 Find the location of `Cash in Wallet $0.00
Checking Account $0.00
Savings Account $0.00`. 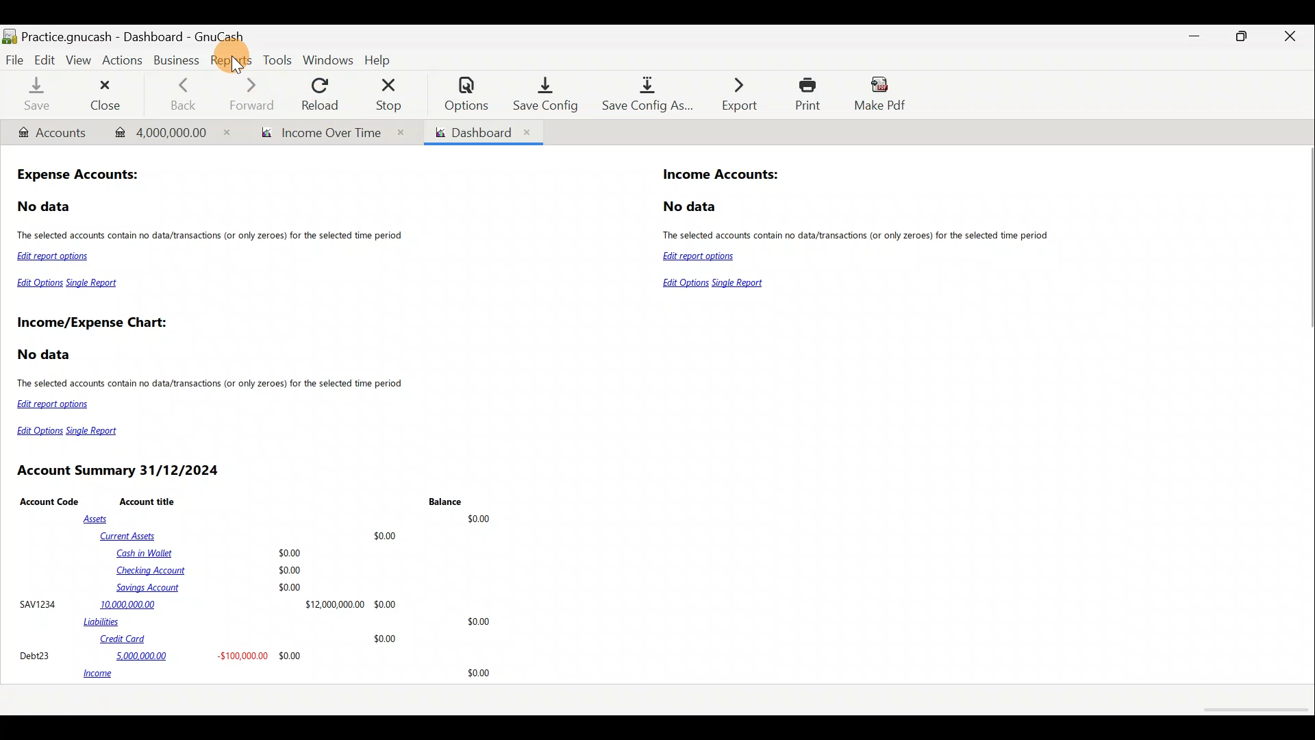

Cash in Wallet $0.00
Checking Account $0.00
Savings Account $0.00 is located at coordinates (211, 570).